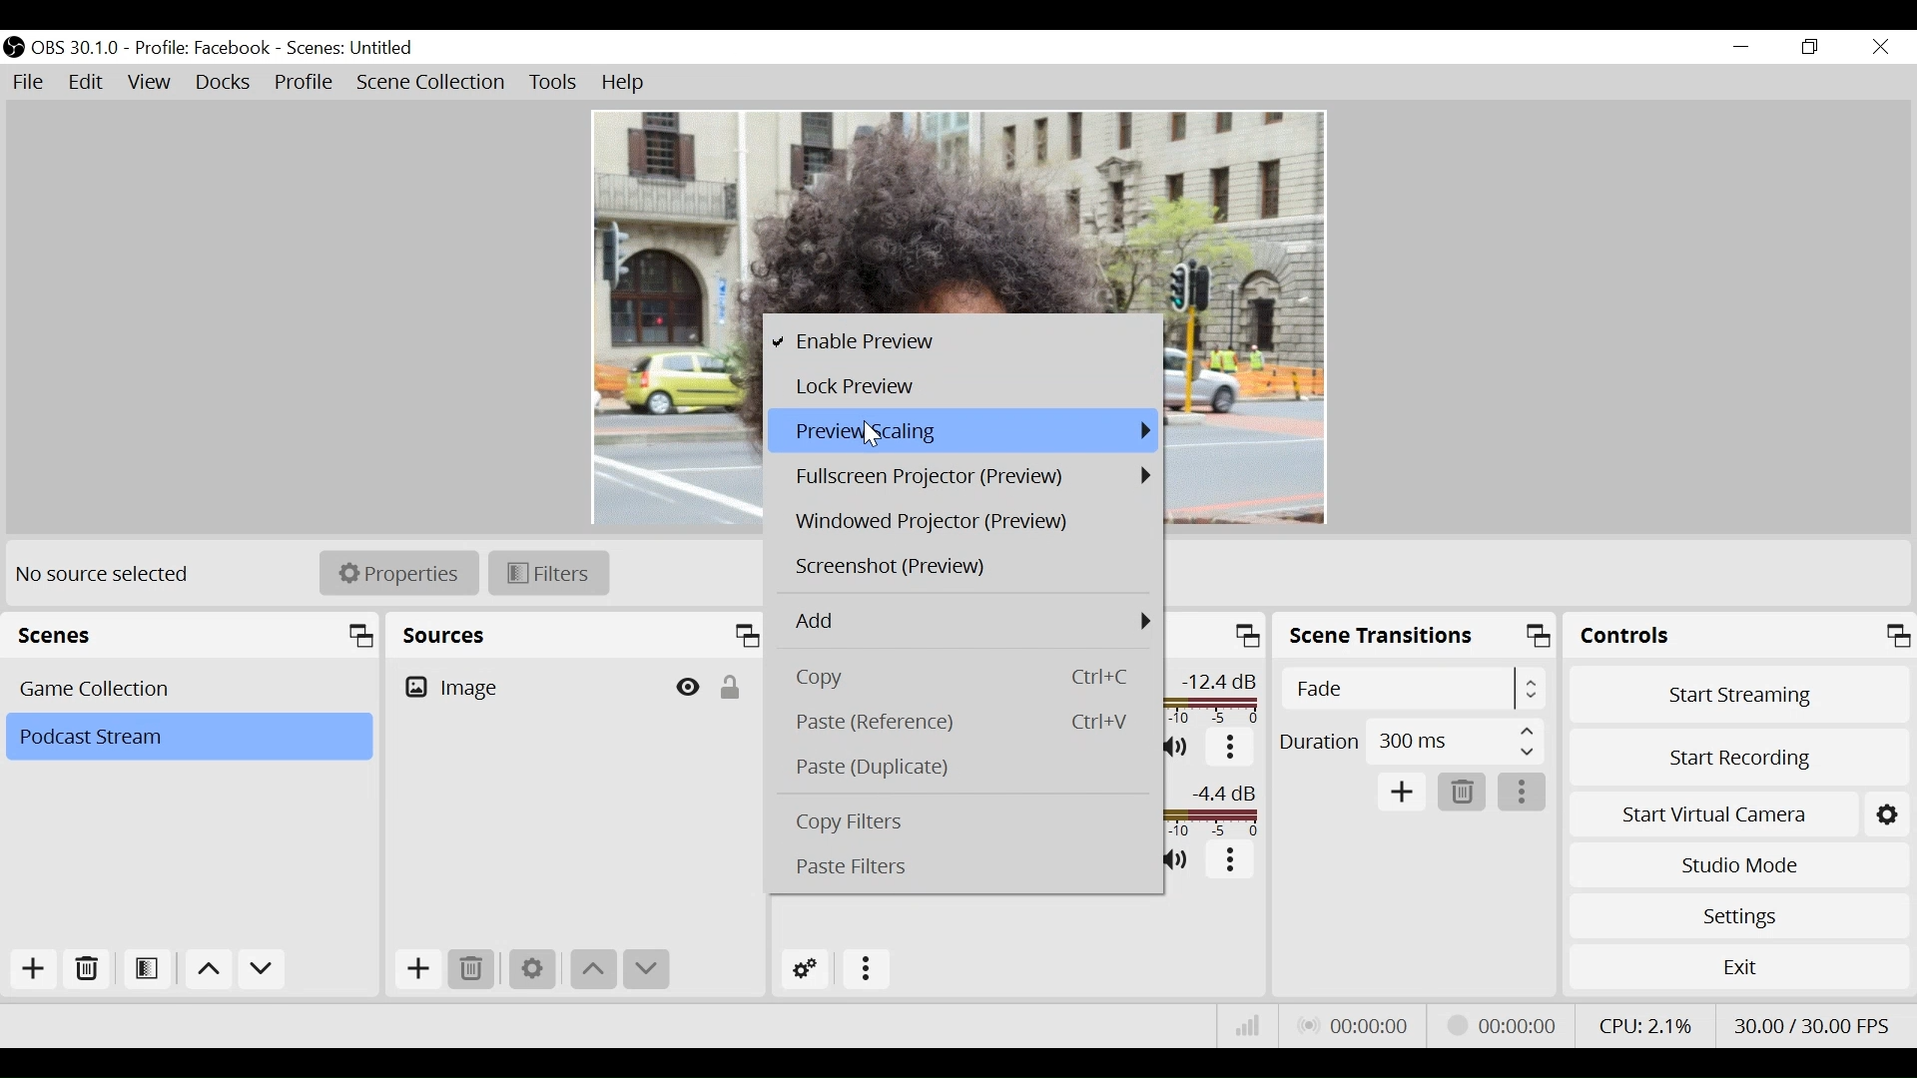 This screenshot has height=1078, width=1917. Describe the element at coordinates (961, 522) in the screenshot. I see `Windowed Projector Preview` at that location.